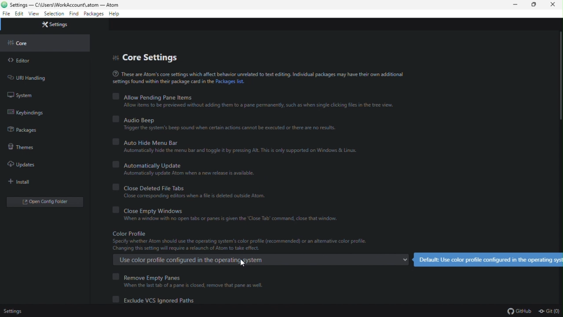 The width and height of the screenshot is (563, 317). I want to click on selection, so click(54, 15).